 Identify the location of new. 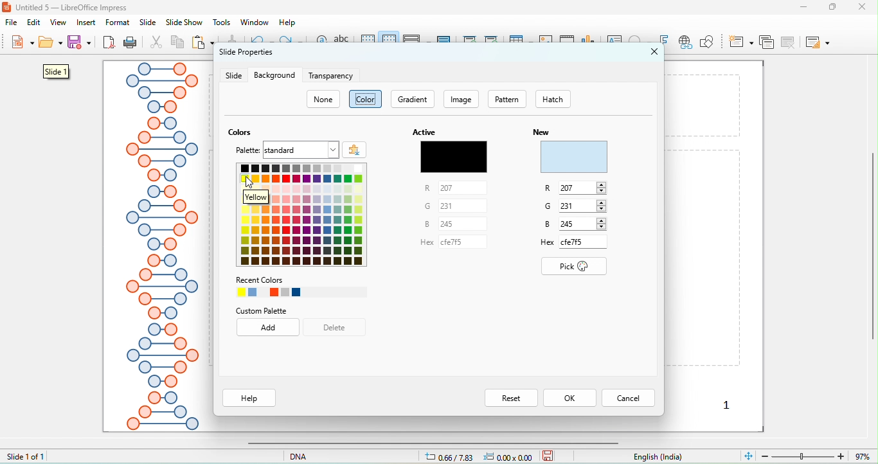
(21, 44).